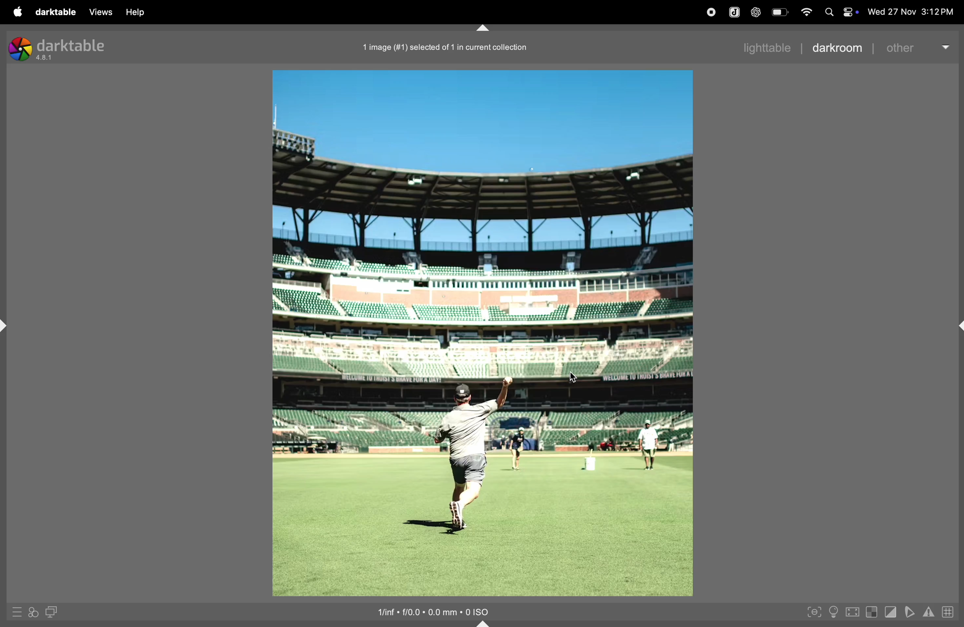  What do you see at coordinates (483, 334) in the screenshot?
I see `image` at bounding box center [483, 334].